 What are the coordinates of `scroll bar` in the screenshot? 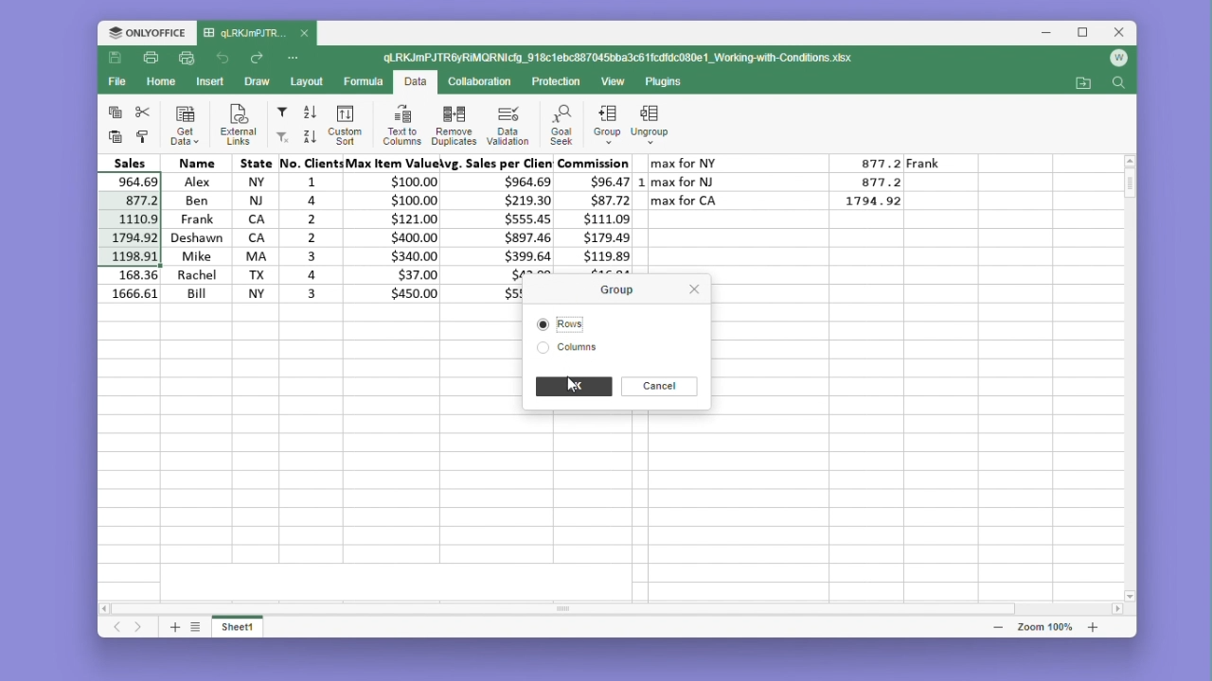 It's located at (591, 607).